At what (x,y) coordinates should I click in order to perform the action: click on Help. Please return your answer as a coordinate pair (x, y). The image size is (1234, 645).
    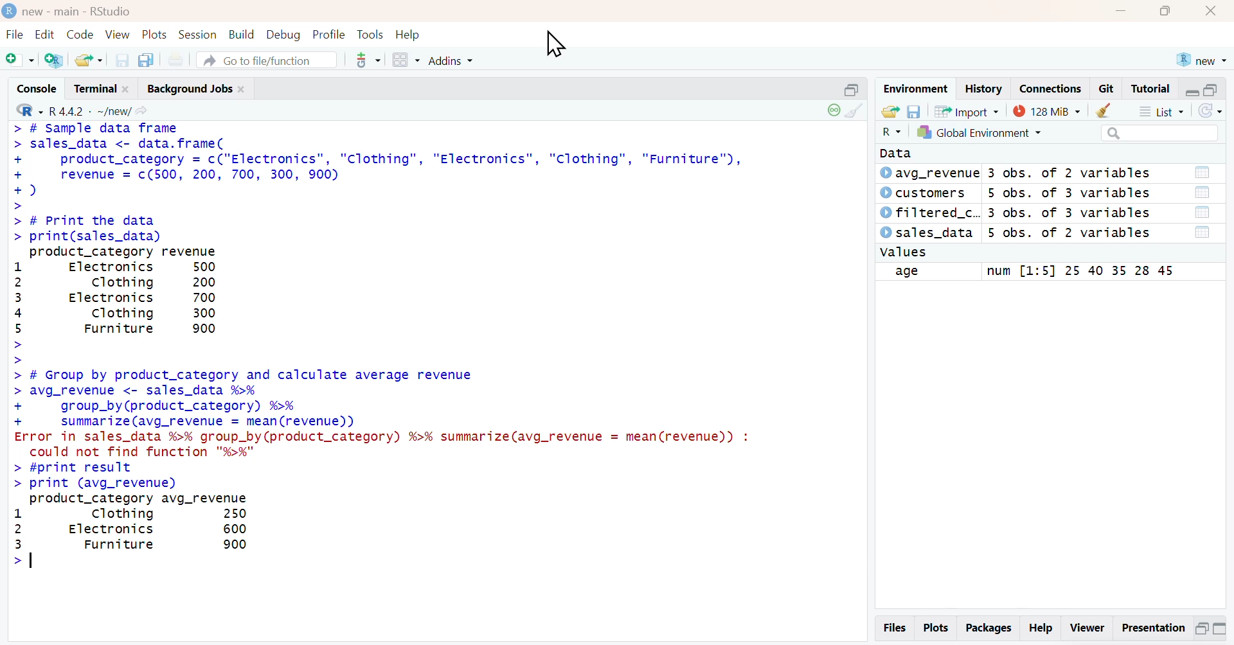
    Looking at the image, I should click on (409, 35).